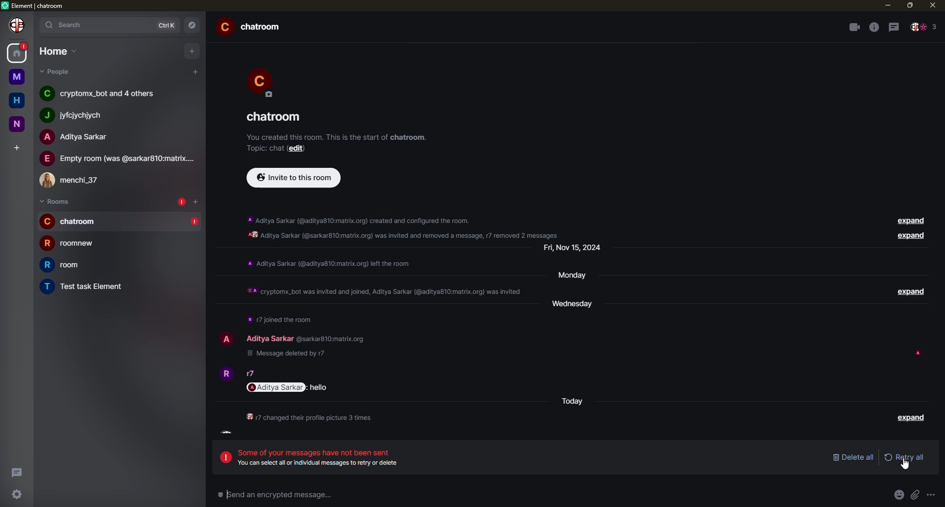 The width and height of the screenshot is (945, 507). What do you see at coordinates (269, 339) in the screenshot?
I see `people` at bounding box center [269, 339].